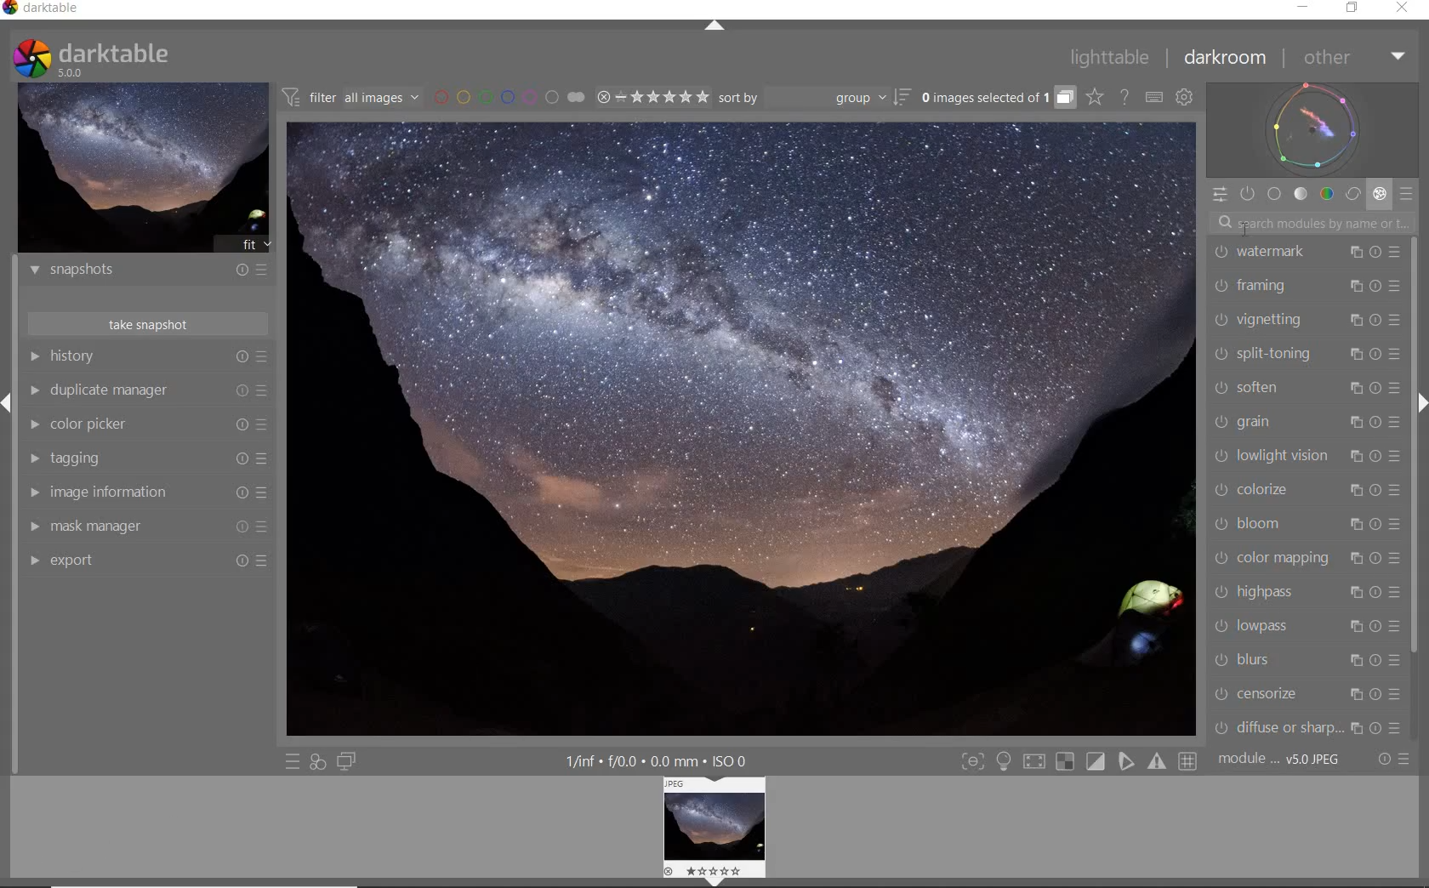 Image resolution: width=1429 pixels, height=888 pixels. I want to click on LOWPASS, so click(1256, 626).